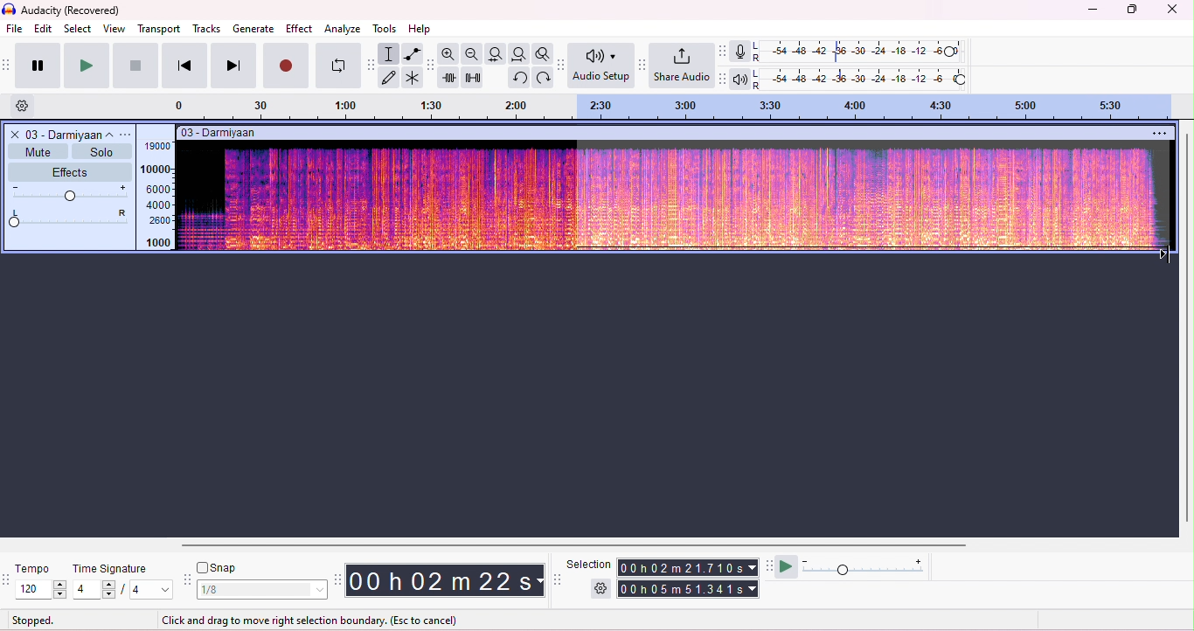 The width and height of the screenshot is (1194, 631). What do you see at coordinates (85, 66) in the screenshot?
I see `play` at bounding box center [85, 66].